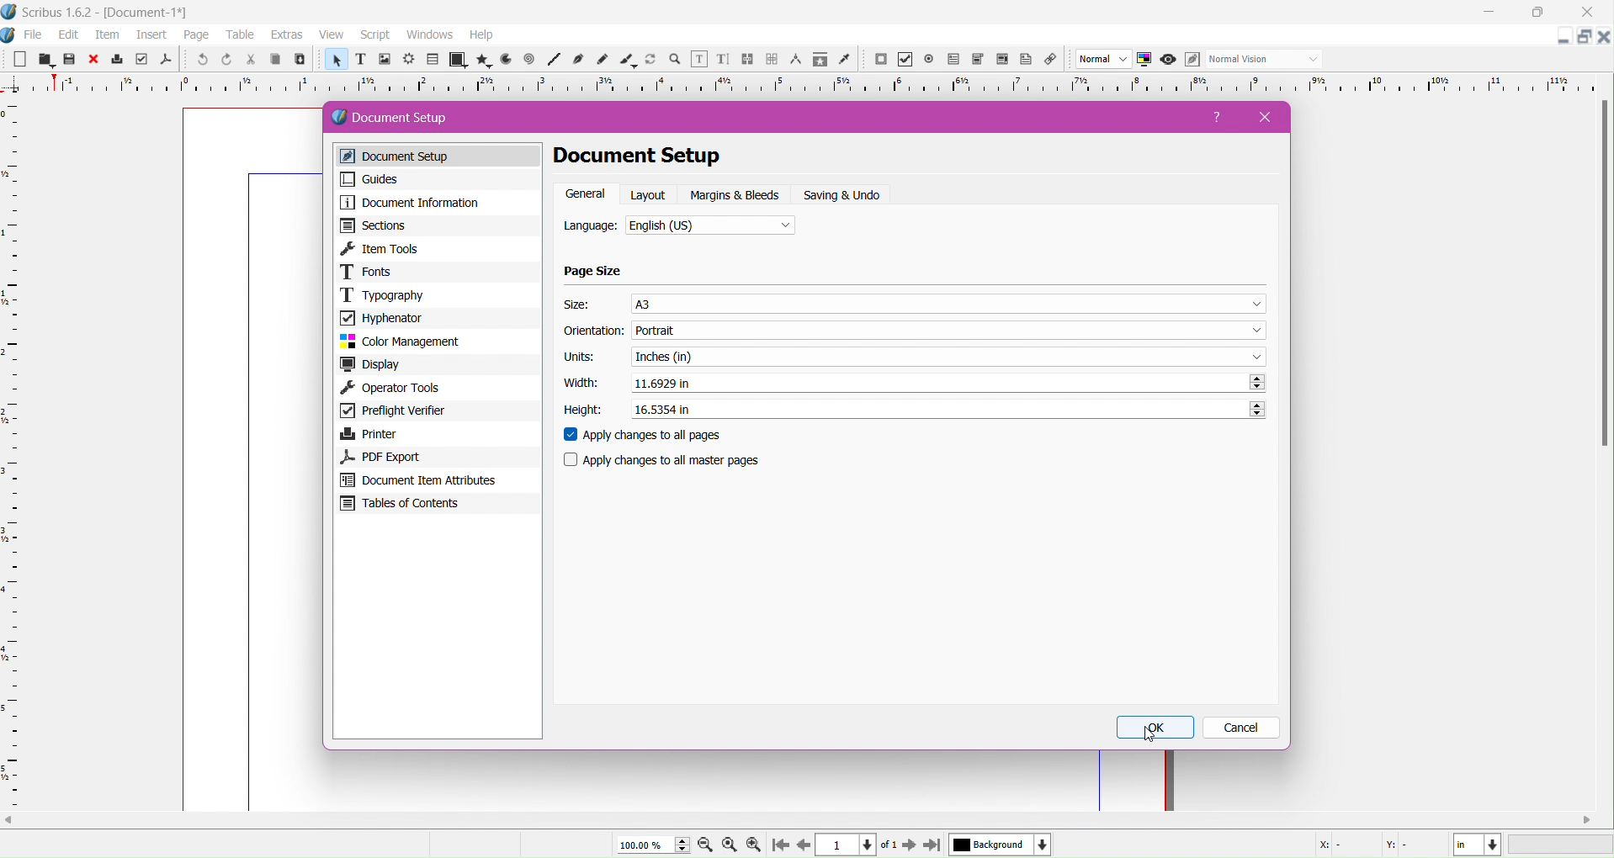 This screenshot has width=1614, height=858. What do you see at coordinates (437, 480) in the screenshot?
I see `Document Item Attributes` at bounding box center [437, 480].